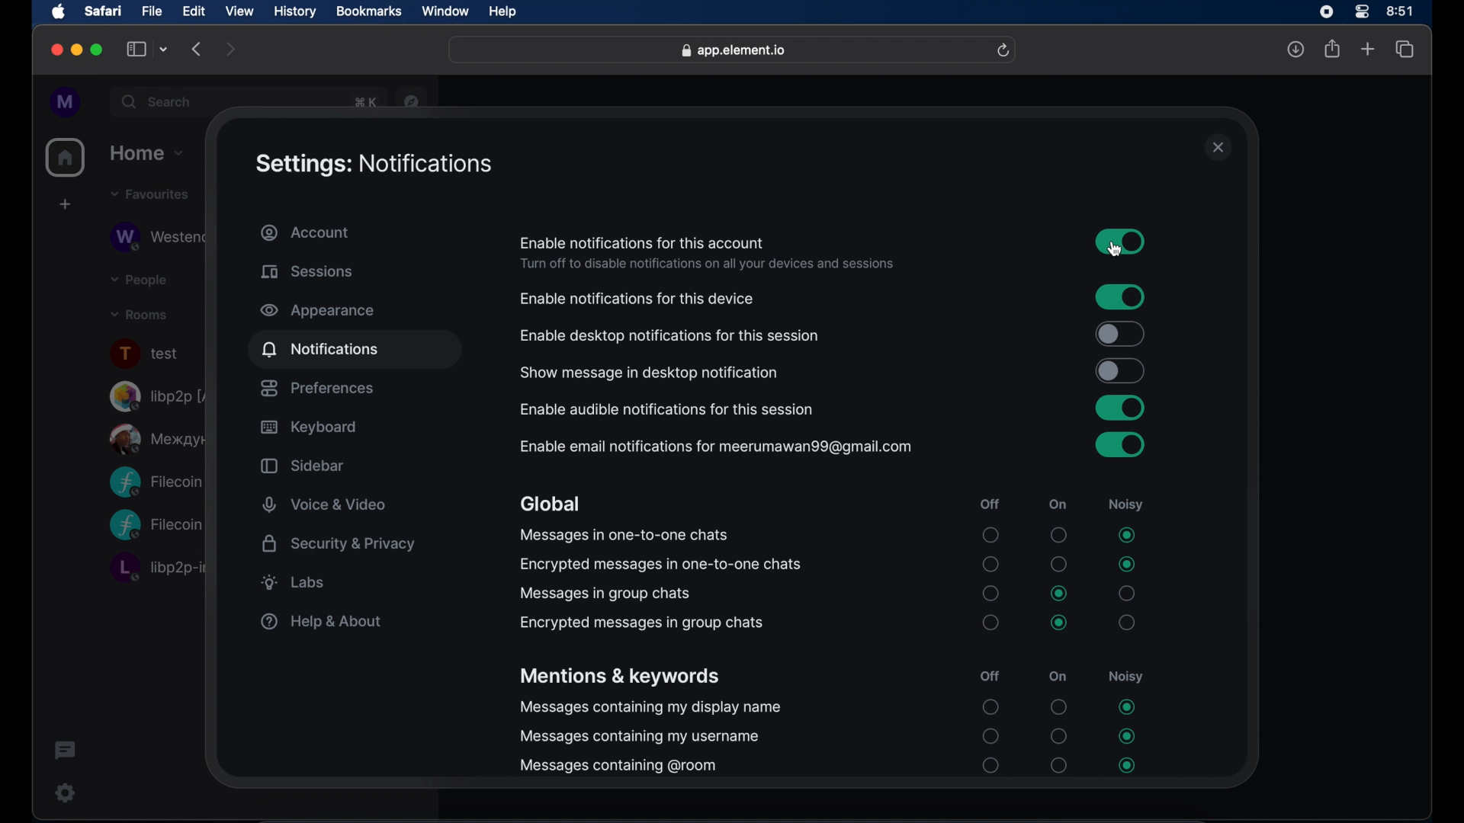 This screenshot has height=823, width=1464. I want to click on messages containing my username, so click(640, 738).